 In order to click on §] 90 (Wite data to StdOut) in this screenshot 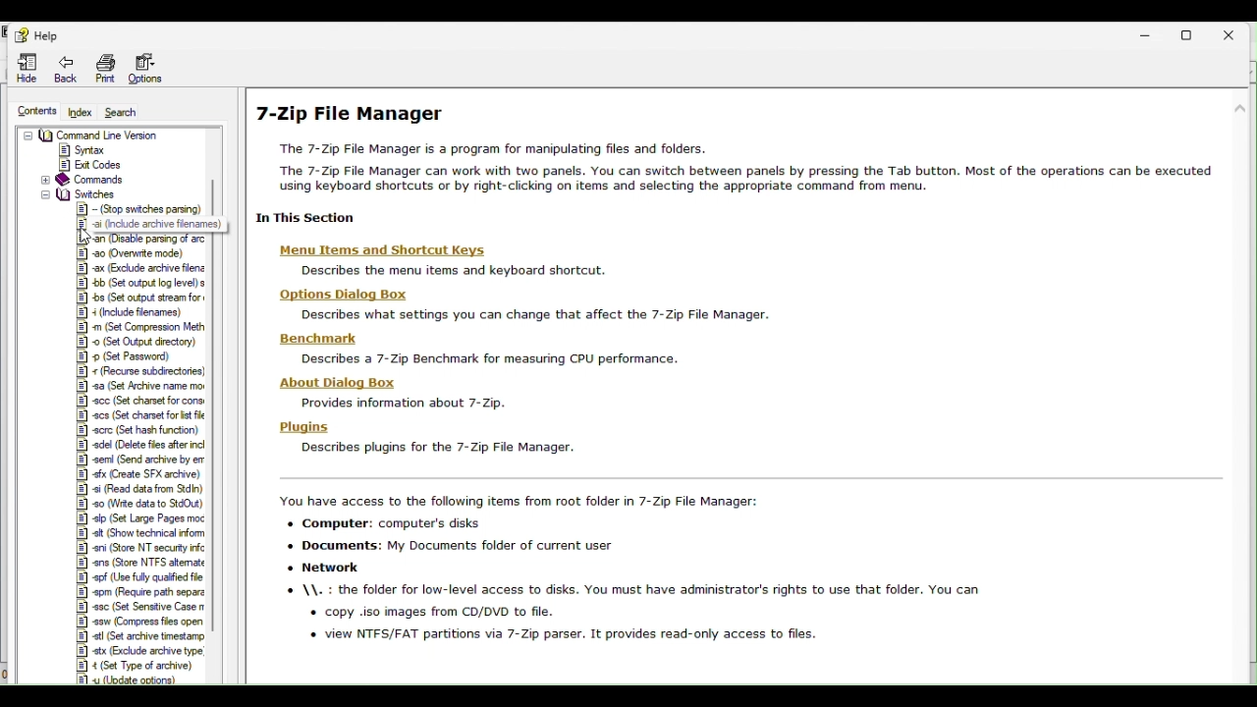, I will do `click(142, 503)`.